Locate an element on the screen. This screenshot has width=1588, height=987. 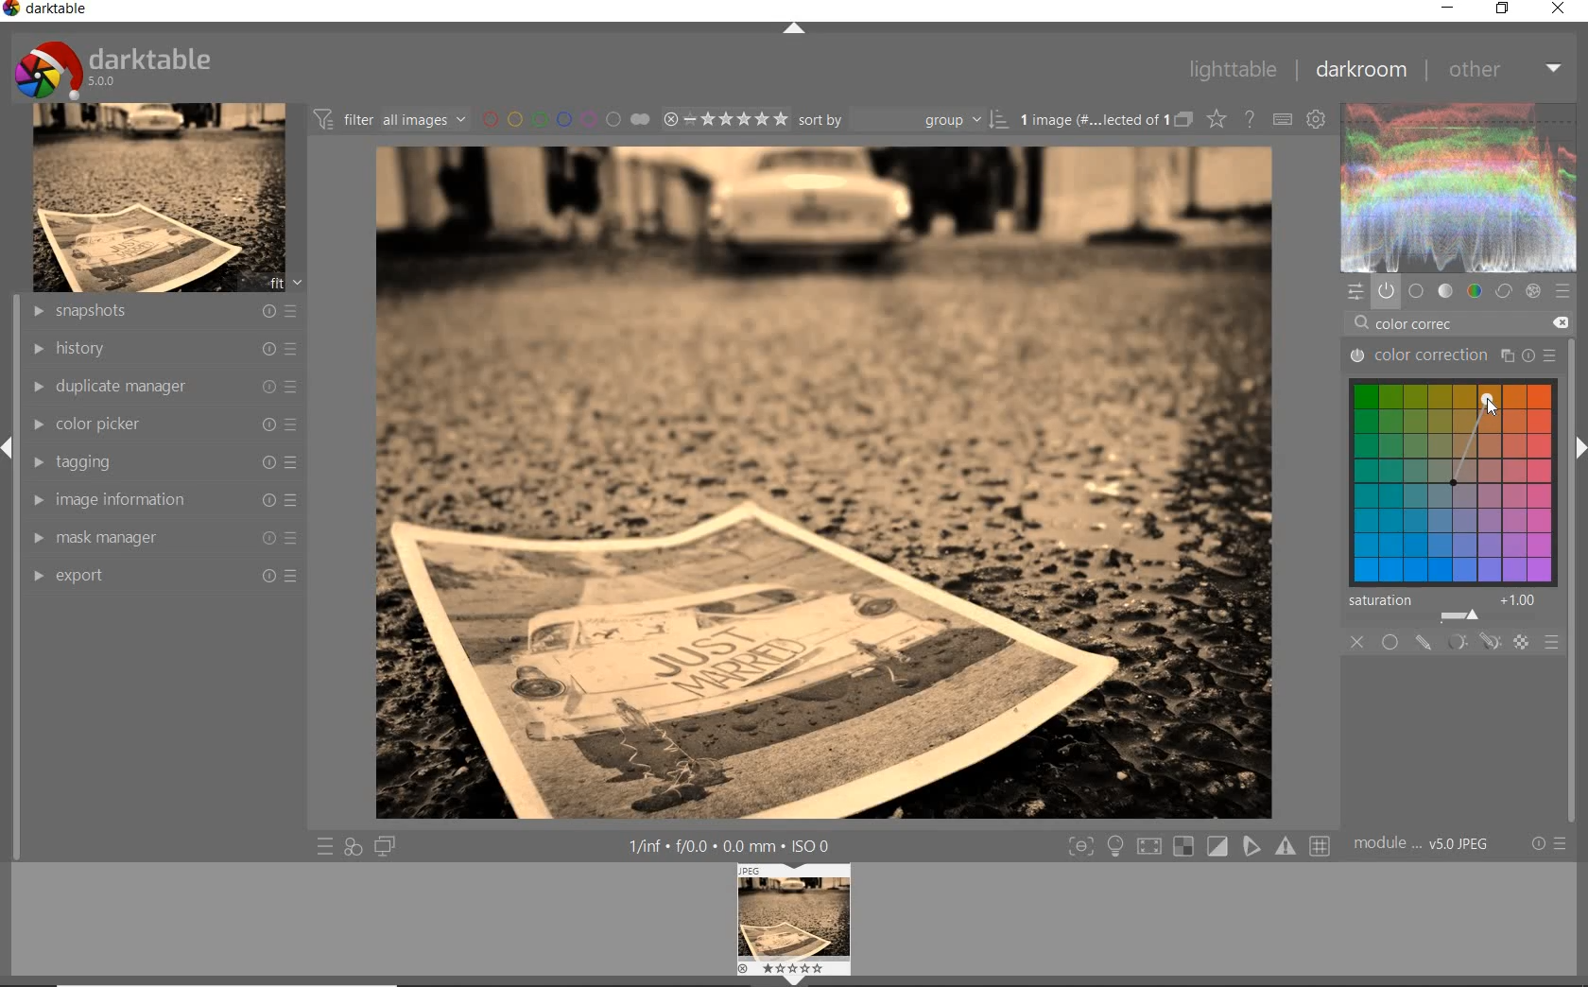
darktable is located at coordinates (115, 68).